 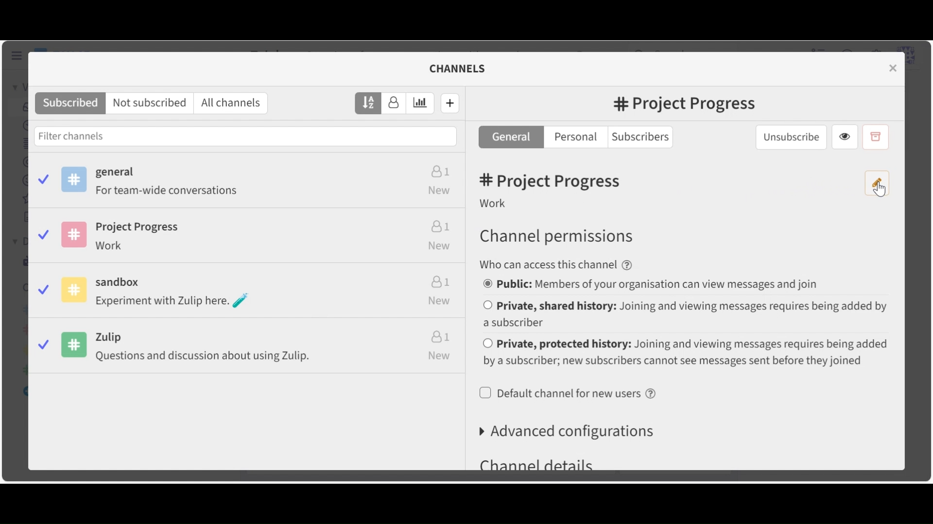 I want to click on Channel Name, so click(x=551, y=181).